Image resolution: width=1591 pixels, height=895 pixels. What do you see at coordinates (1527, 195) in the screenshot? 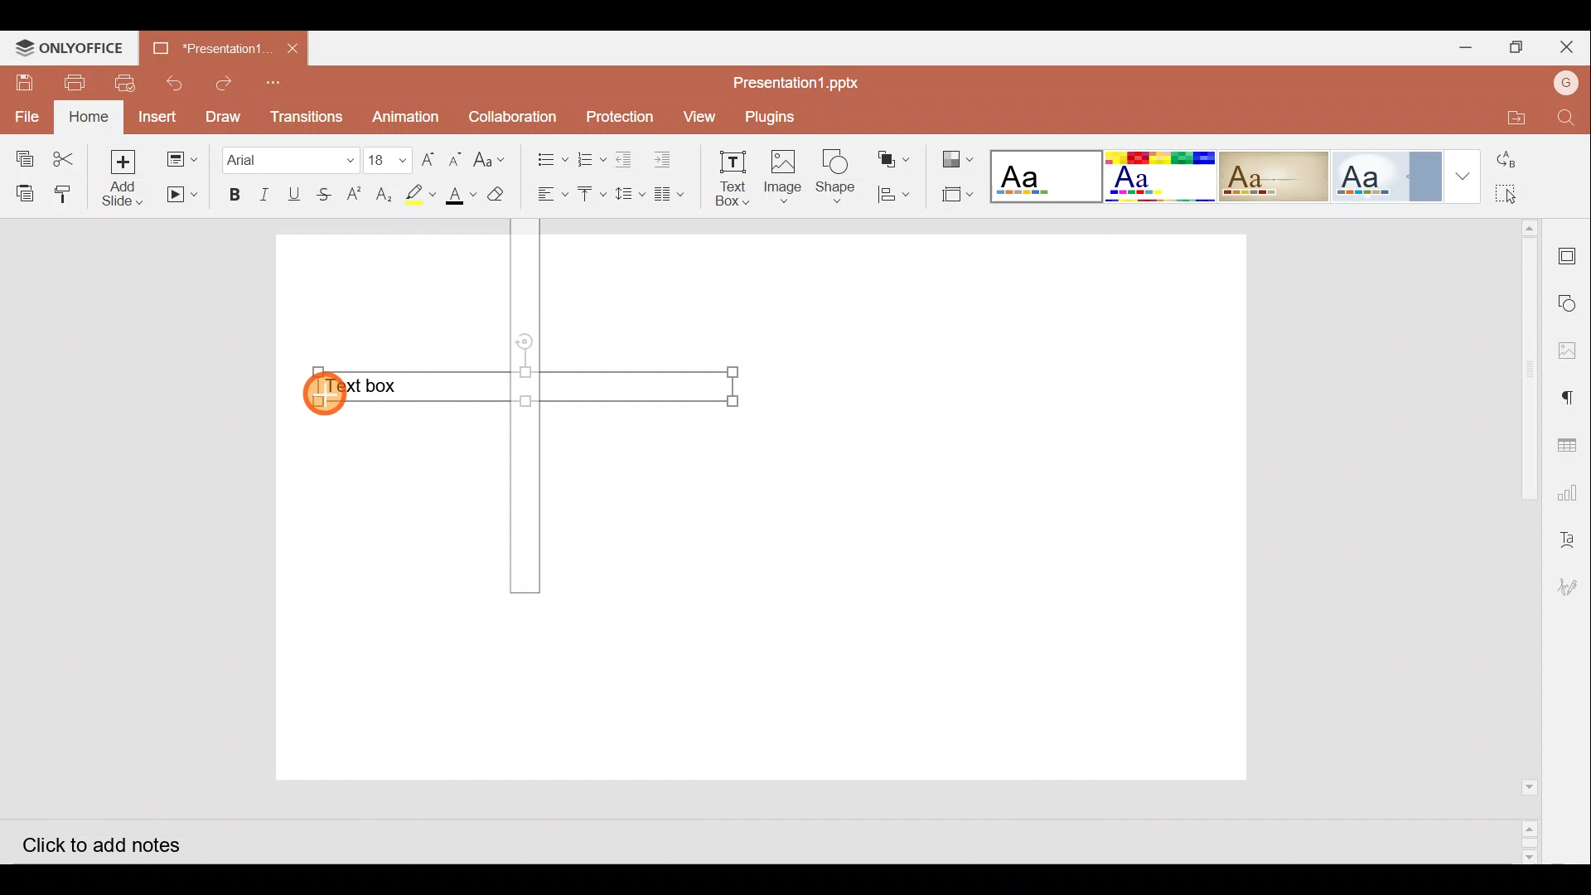
I see `Select all` at bounding box center [1527, 195].